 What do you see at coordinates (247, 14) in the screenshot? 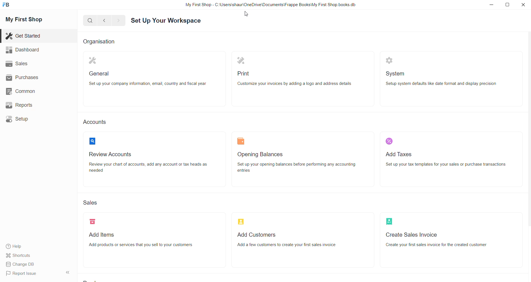
I see `cursor` at bounding box center [247, 14].